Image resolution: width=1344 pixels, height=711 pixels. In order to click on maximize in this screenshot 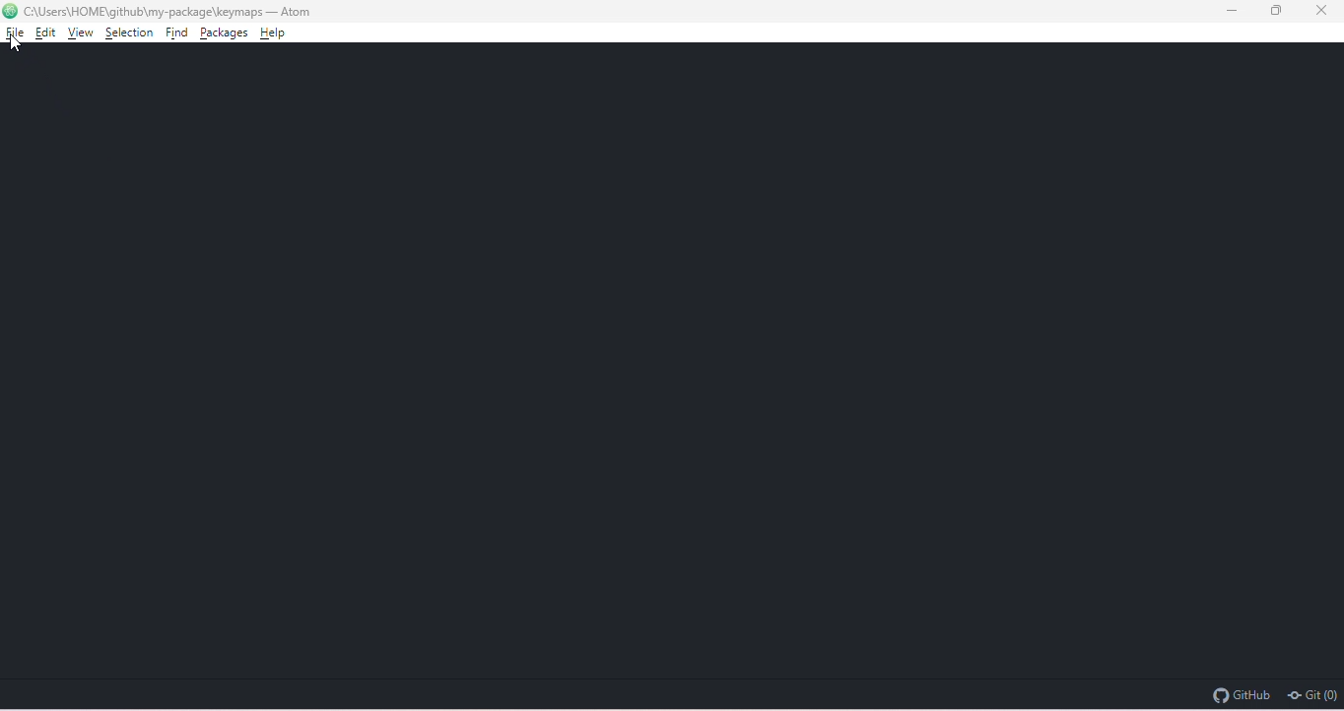, I will do `click(1281, 12)`.